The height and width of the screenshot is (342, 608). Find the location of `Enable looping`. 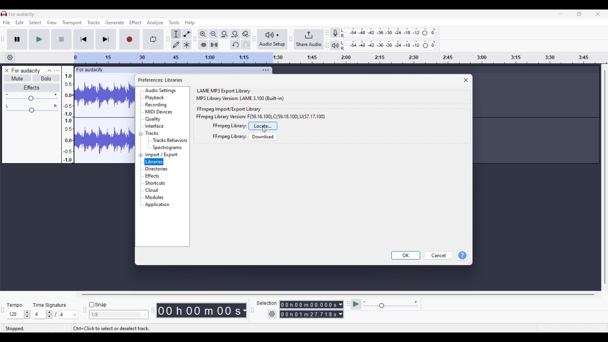

Enable looping is located at coordinates (153, 39).